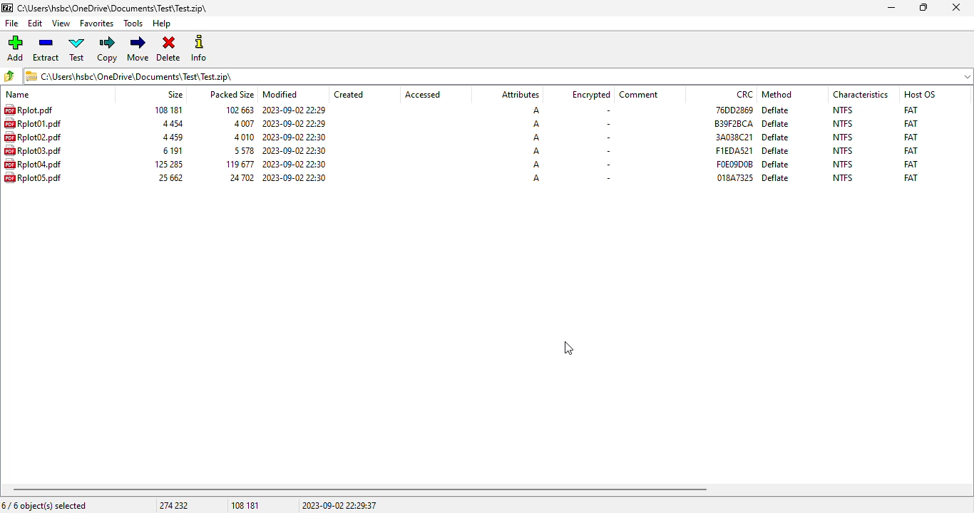  Describe the element at coordinates (294, 110) in the screenshot. I see `modified date & time` at that location.